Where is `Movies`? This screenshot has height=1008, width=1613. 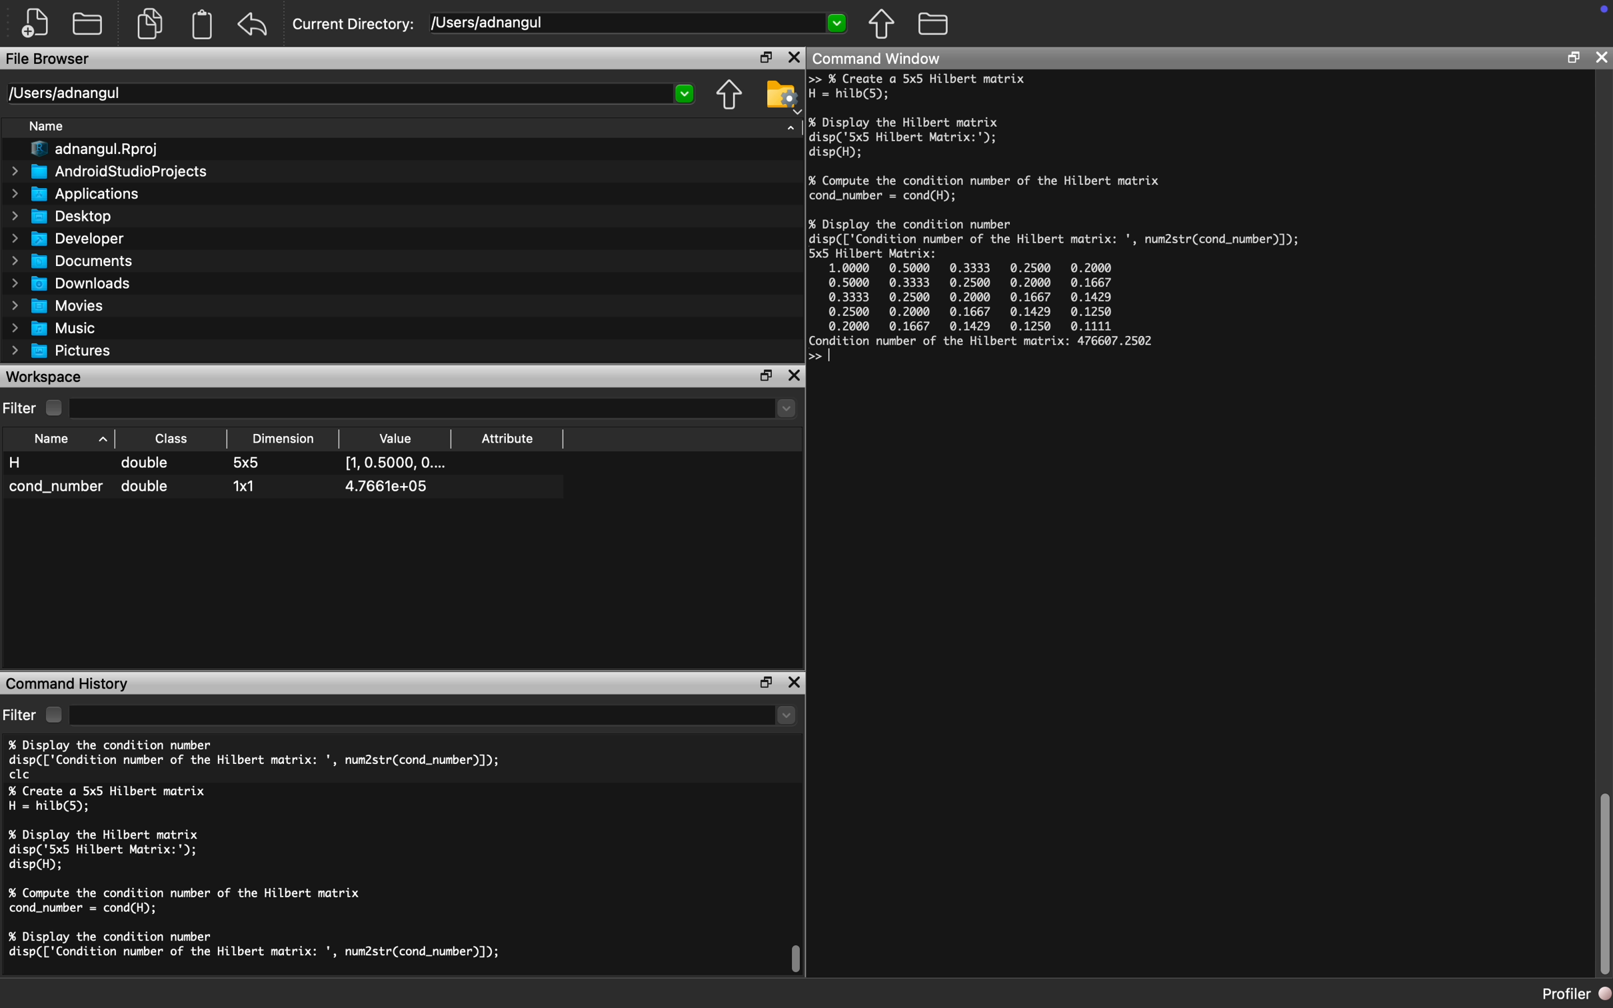
Movies is located at coordinates (55, 306).